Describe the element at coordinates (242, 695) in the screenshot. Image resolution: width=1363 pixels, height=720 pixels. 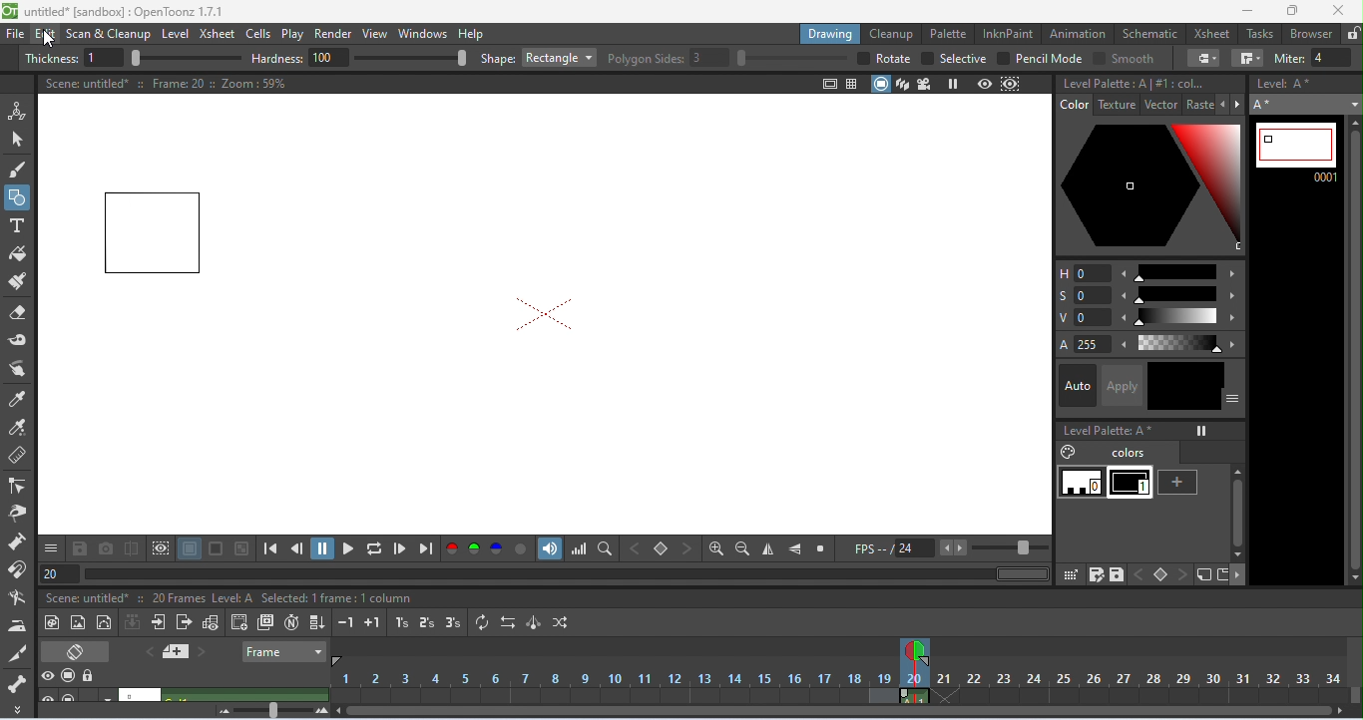
I see `click to select column` at that location.